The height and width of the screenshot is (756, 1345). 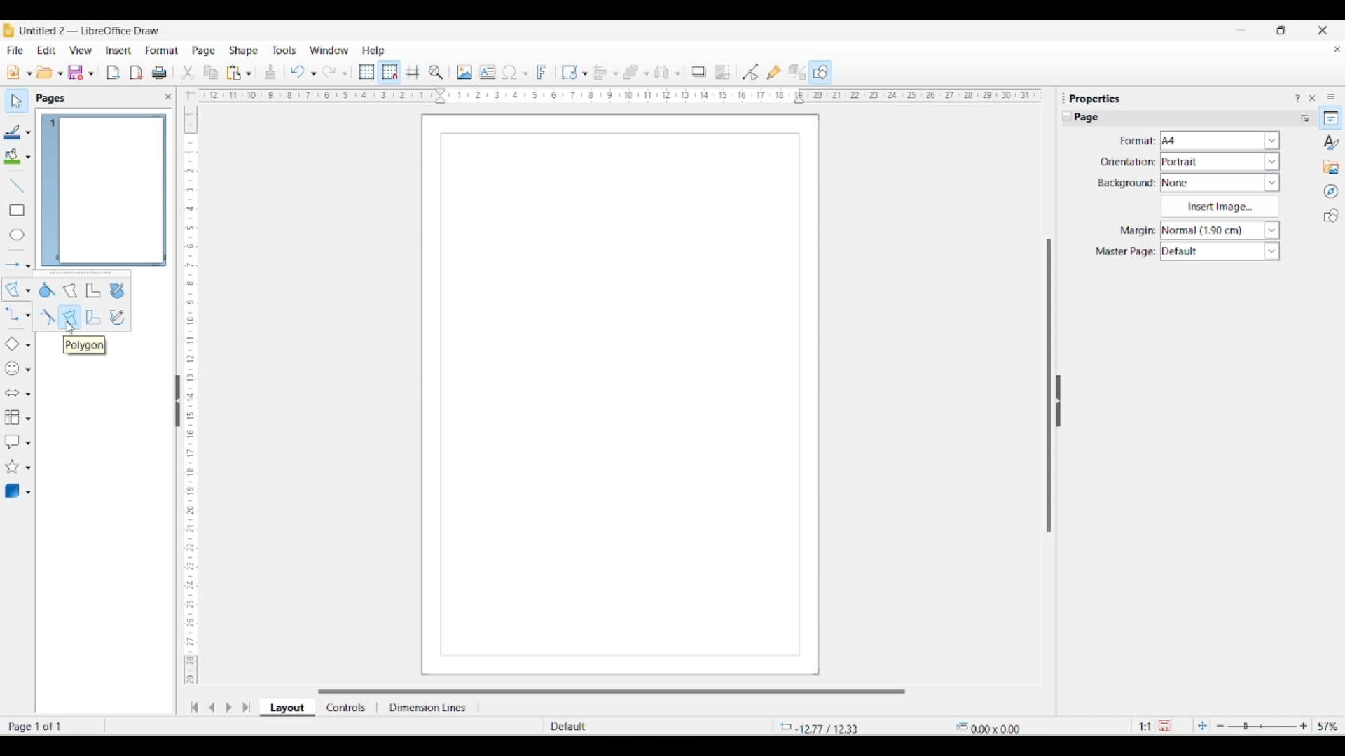 I want to click on Polygon, filled, so click(x=71, y=290).